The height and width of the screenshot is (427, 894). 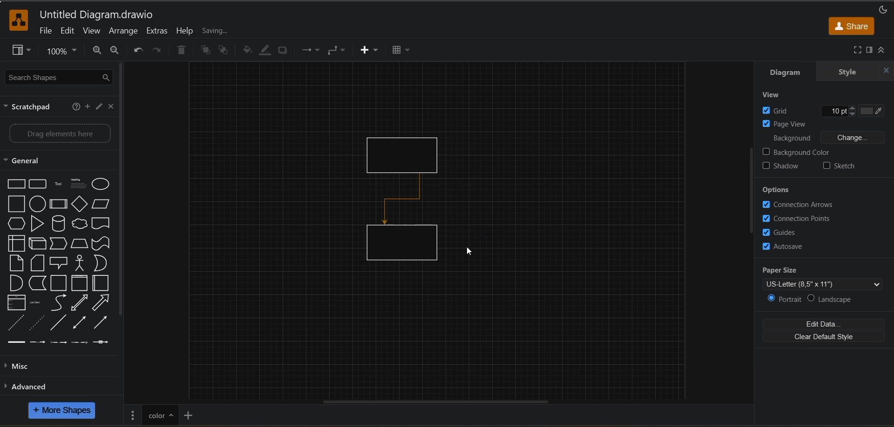 I want to click on general, so click(x=30, y=161).